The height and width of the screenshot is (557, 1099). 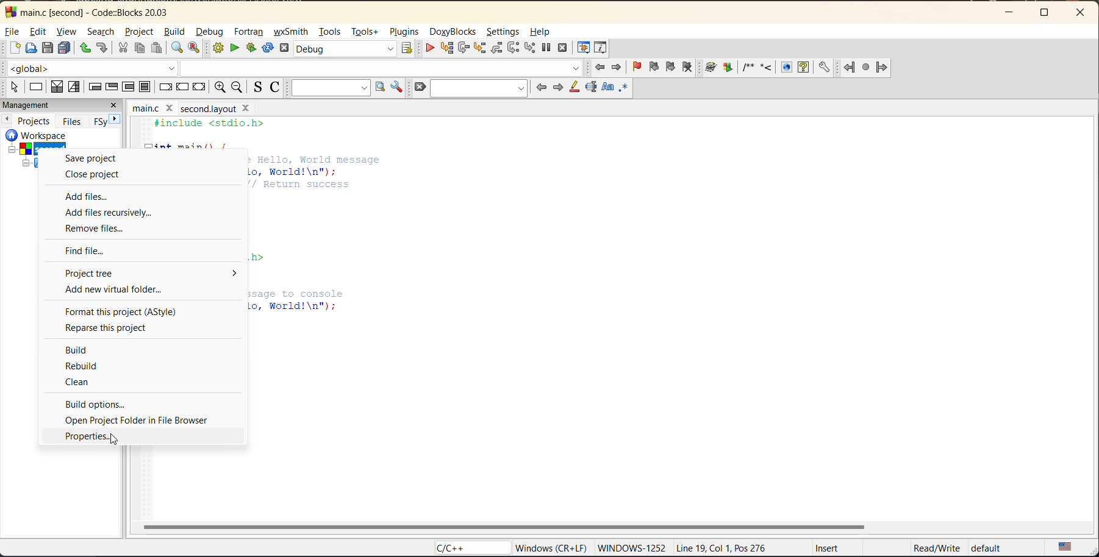 I want to click on previous bookmark, so click(x=653, y=65).